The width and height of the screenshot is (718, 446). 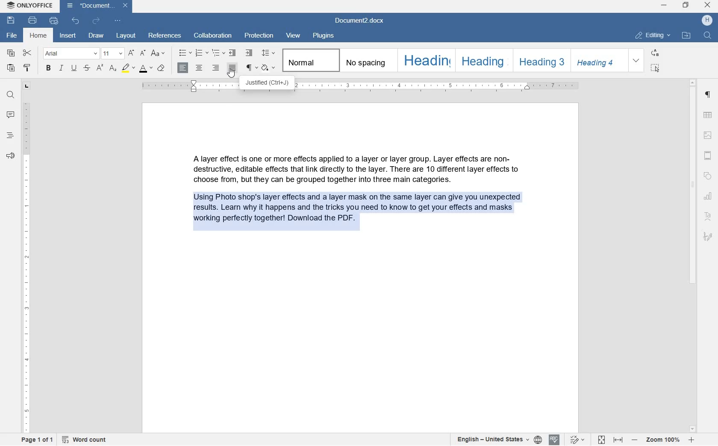 What do you see at coordinates (12, 21) in the screenshot?
I see `SAVE` at bounding box center [12, 21].